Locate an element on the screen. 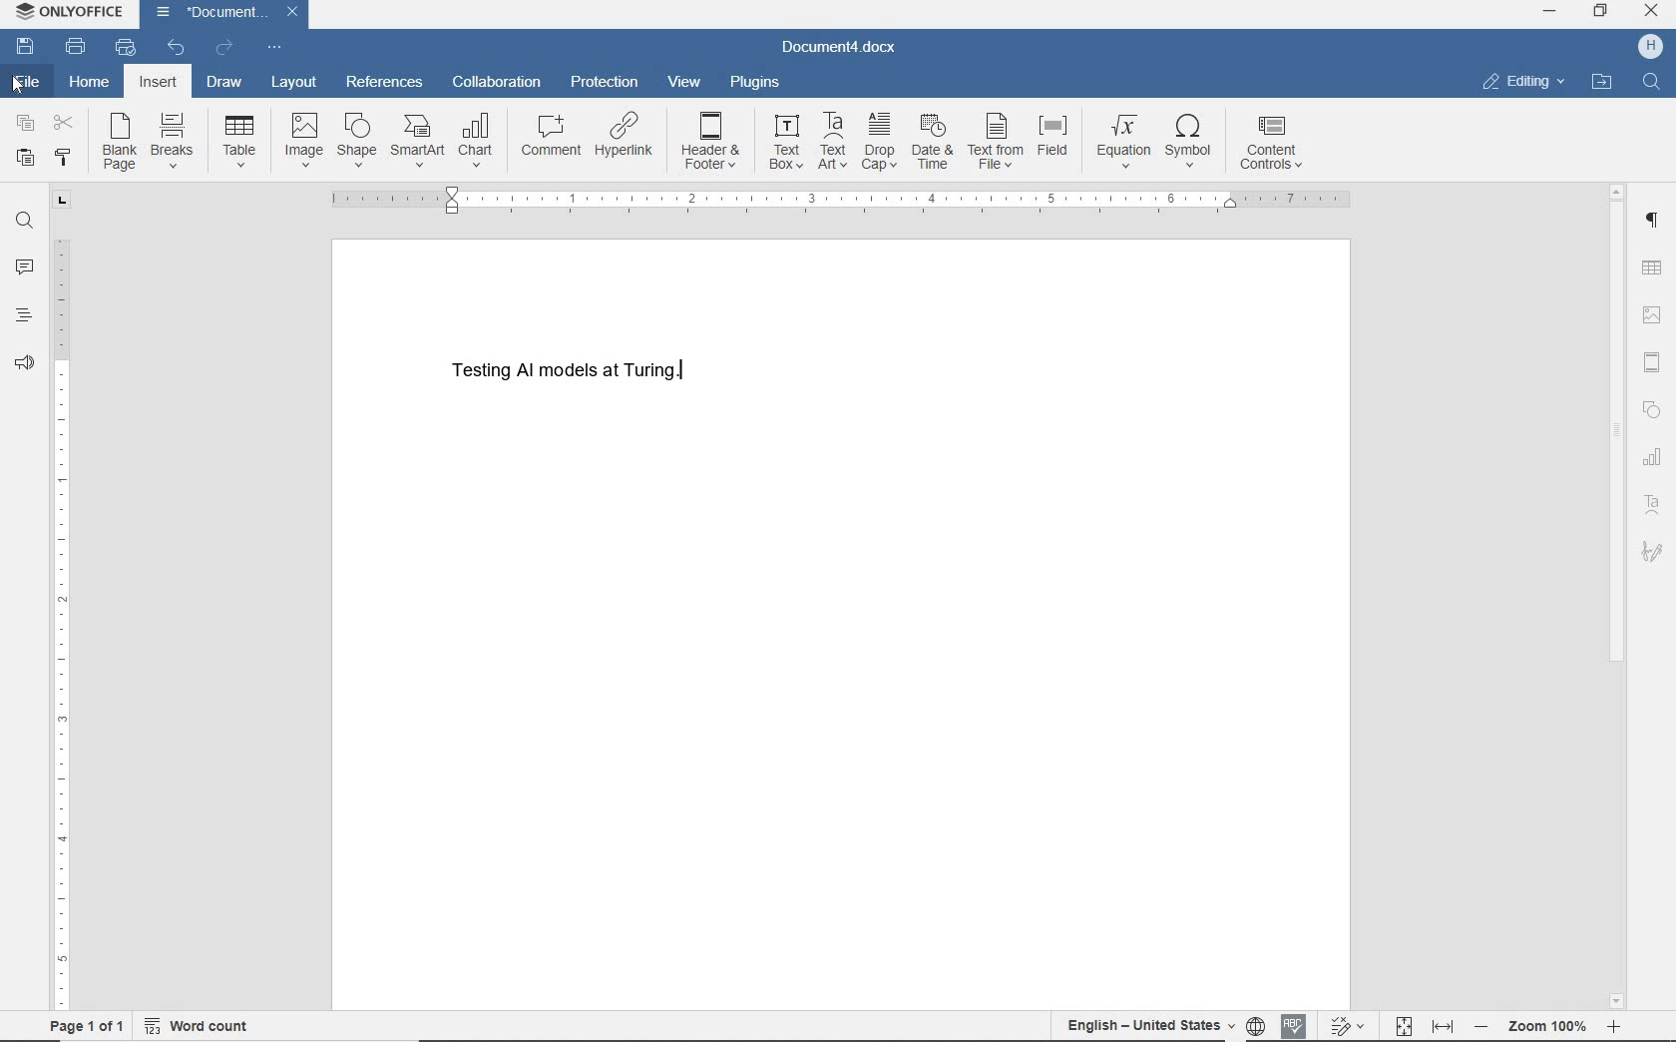 Image resolution: width=1676 pixels, height=1042 pixels. content controls is located at coordinates (1275, 145).